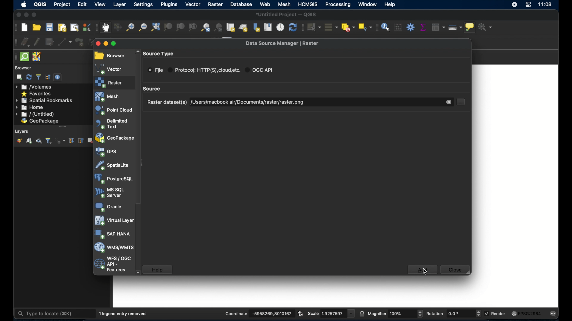  What do you see at coordinates (130, 27) in the screenshot?
I see `zoom in` at bounding box center [130, 27].